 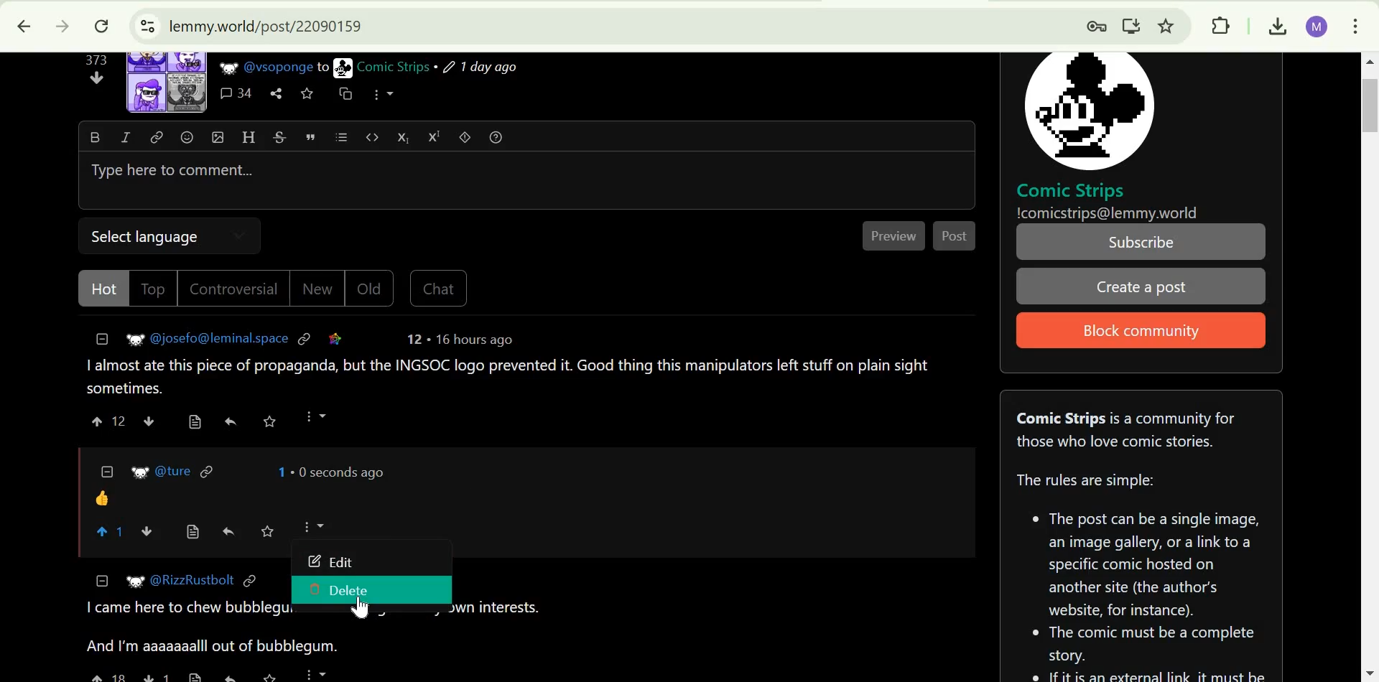 What do you see at coordinates (140, 472) in the screenshot?
I see `picture` at bounding box center [140, 472].